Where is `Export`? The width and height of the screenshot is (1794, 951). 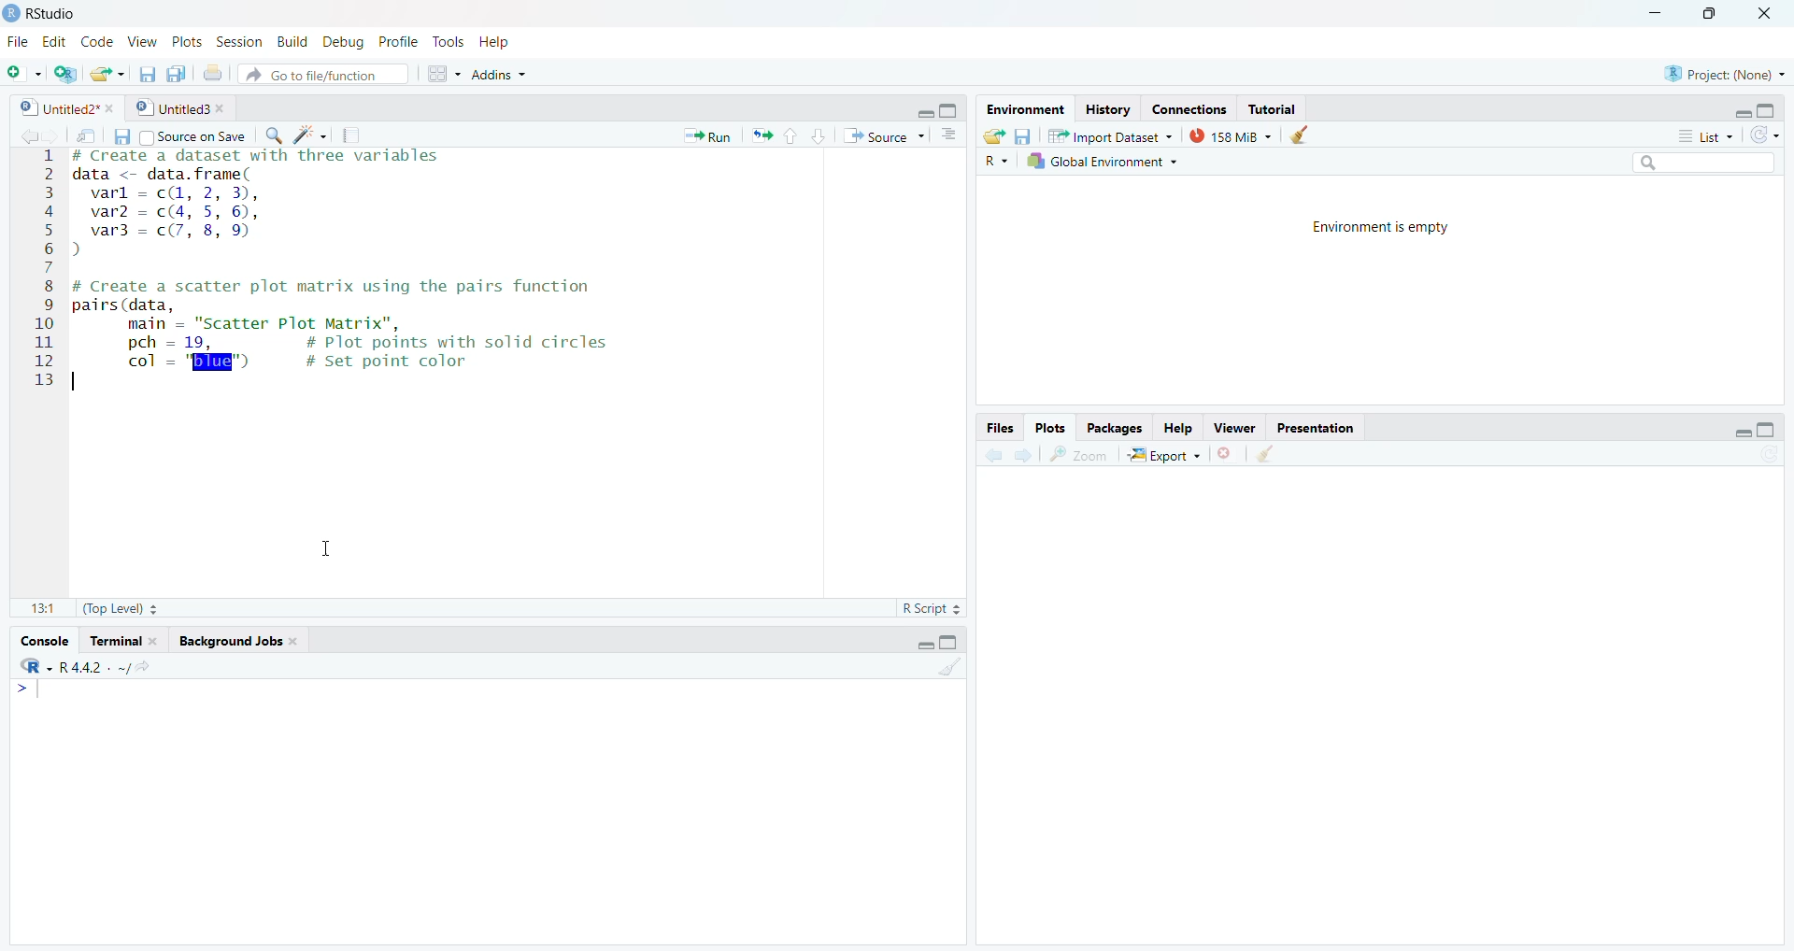 Export is located at coordinates (1161, 456).